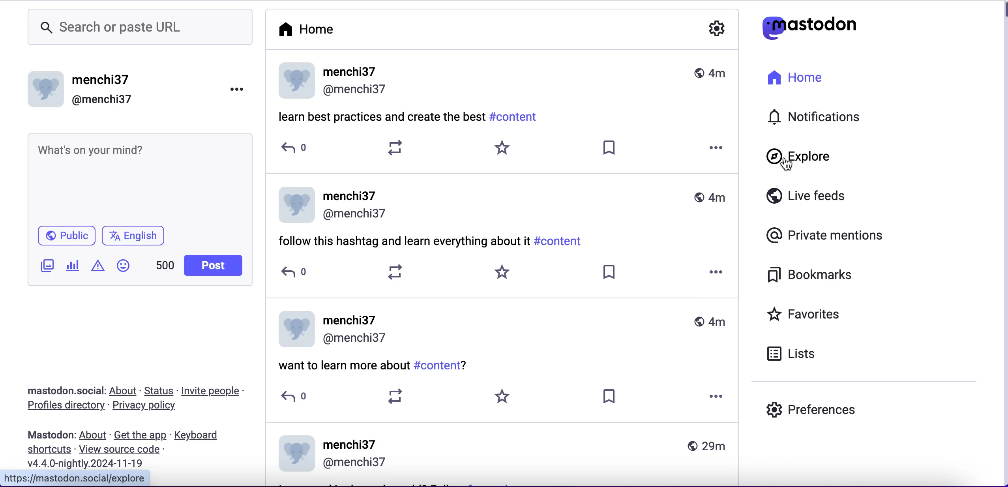 The height and width of the screenshot is (487, 1008). What do you see at coordinates (562, 242) in the screenshot?
I see `hashtag` at bounding box center [562, 242].